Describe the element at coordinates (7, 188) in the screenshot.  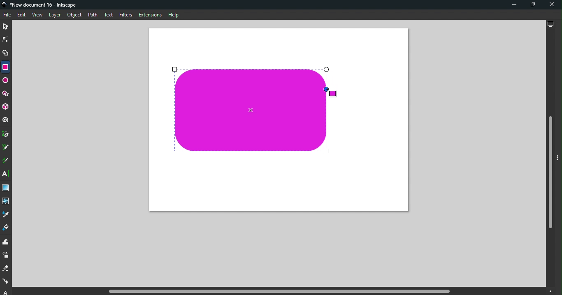
I see `Gradient tool` at that location.